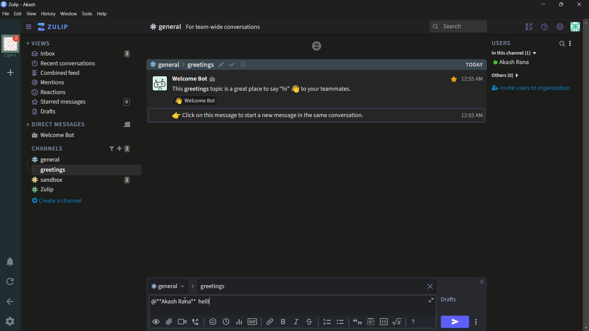 The height and width of the screenshot is (331, 589). Describe the element at coordinates (29, 27) in the screenshot. I see `settings` at that location.